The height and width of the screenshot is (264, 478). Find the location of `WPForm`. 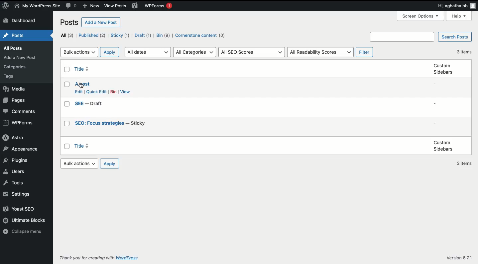

WPForm is located at coordinates (17, 123).